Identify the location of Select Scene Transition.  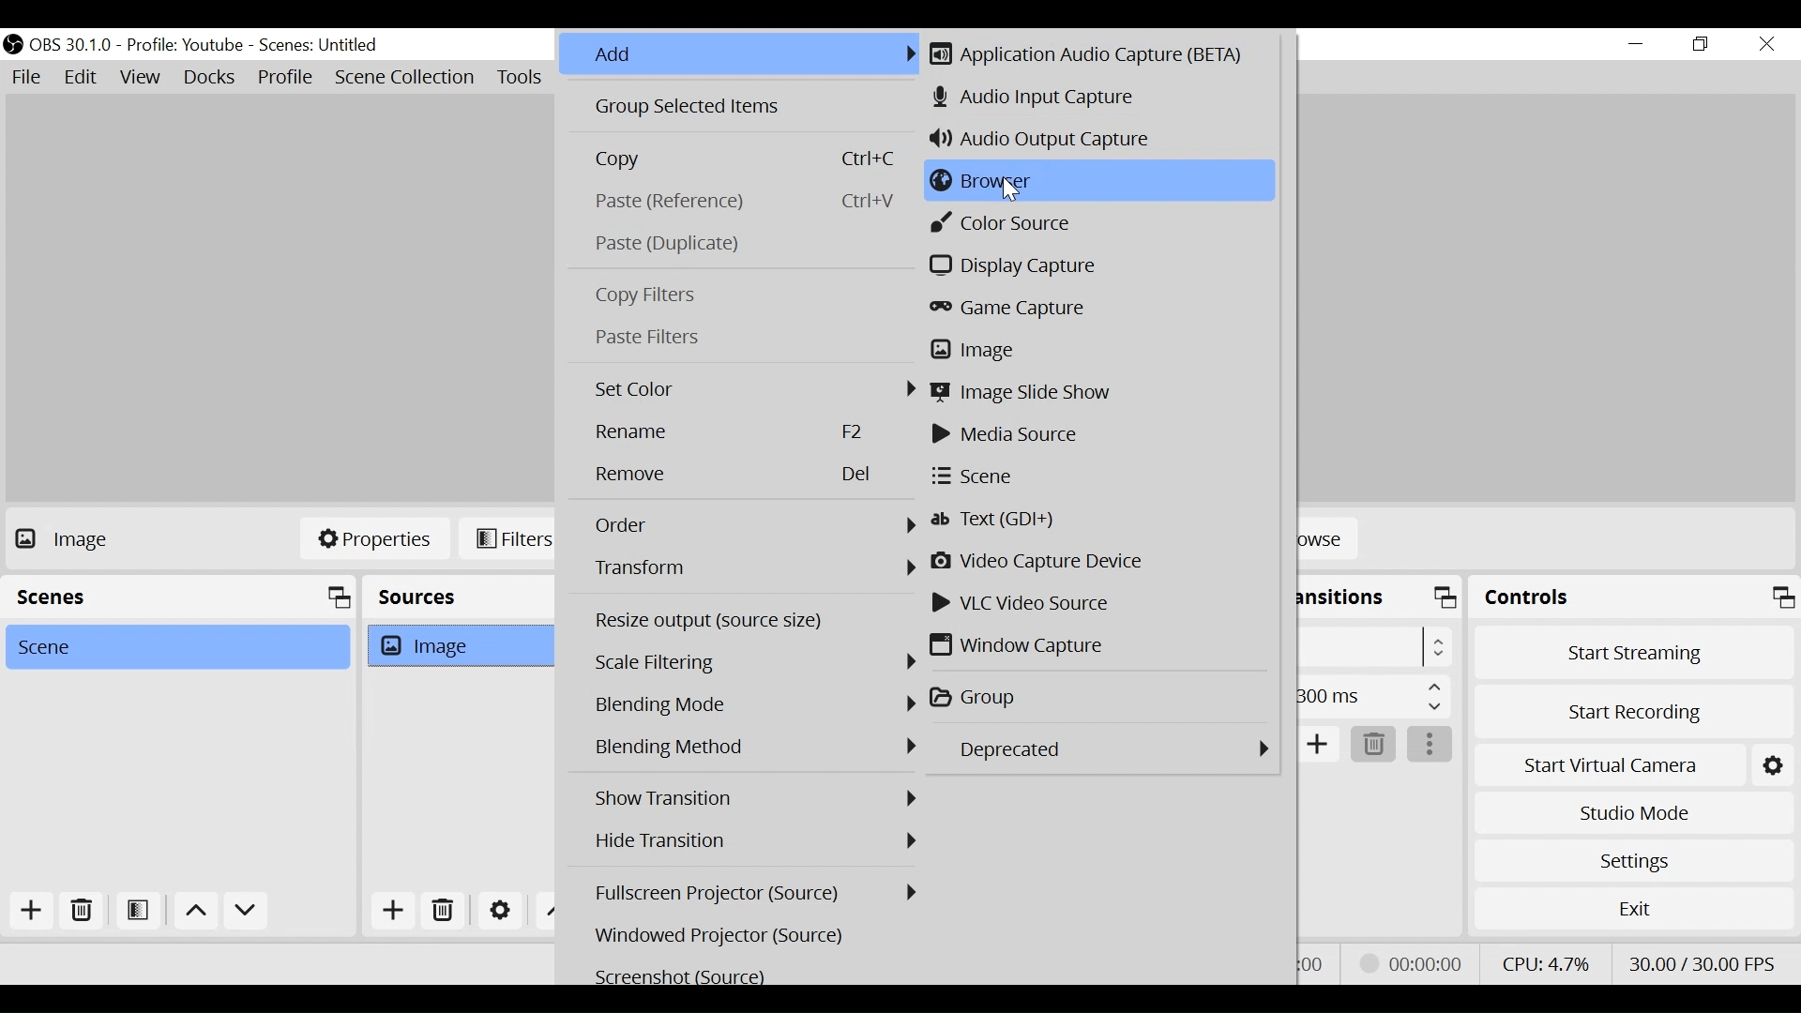
(1372, 644).